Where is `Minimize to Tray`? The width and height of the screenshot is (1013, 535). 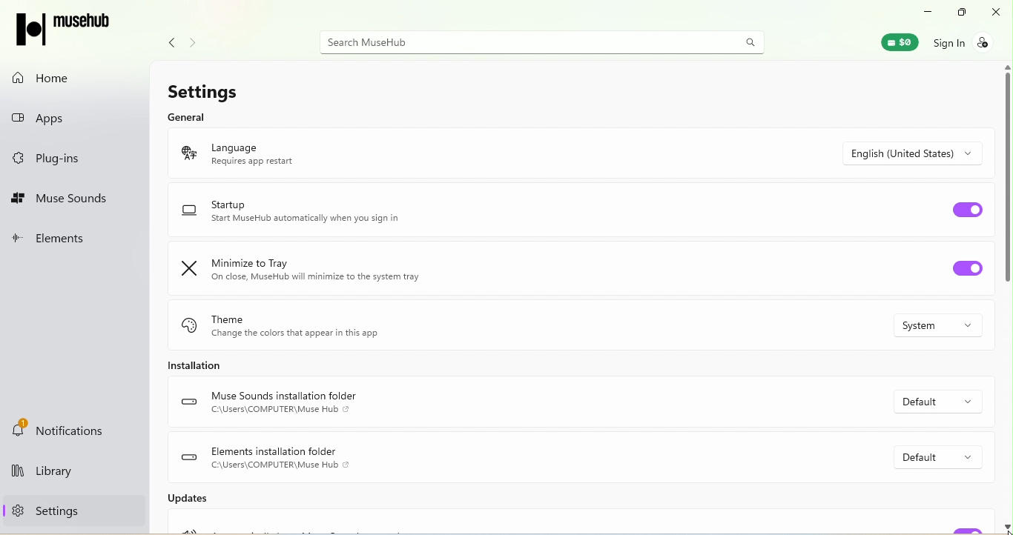 Minimize to Tray is located at coordinates (246, 263).